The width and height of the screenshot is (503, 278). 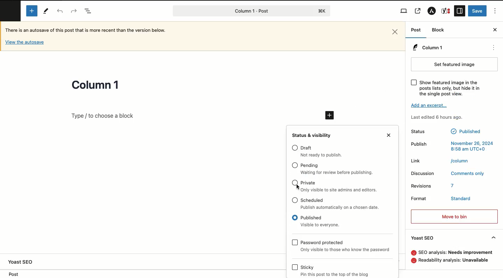 I want to click on Move to bin, so click(x=455, y=217).